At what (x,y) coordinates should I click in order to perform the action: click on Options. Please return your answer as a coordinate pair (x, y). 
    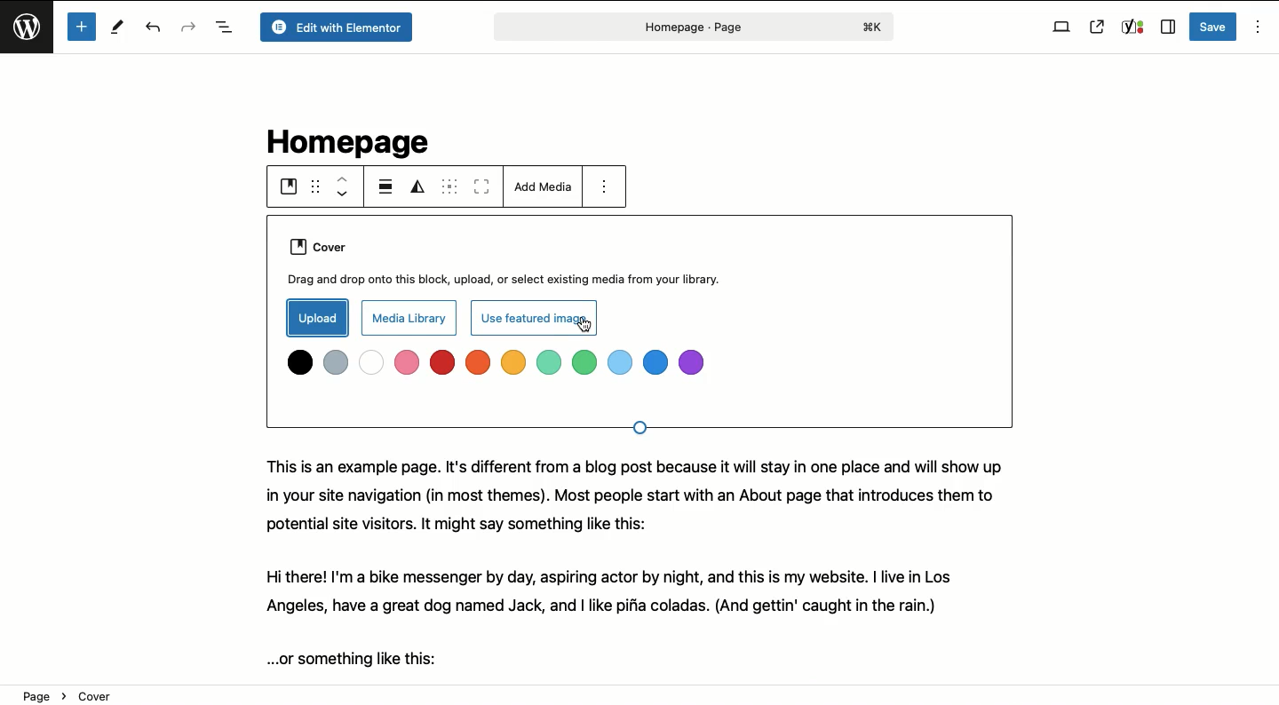
    Looking at the image, I should click on (607, 188).